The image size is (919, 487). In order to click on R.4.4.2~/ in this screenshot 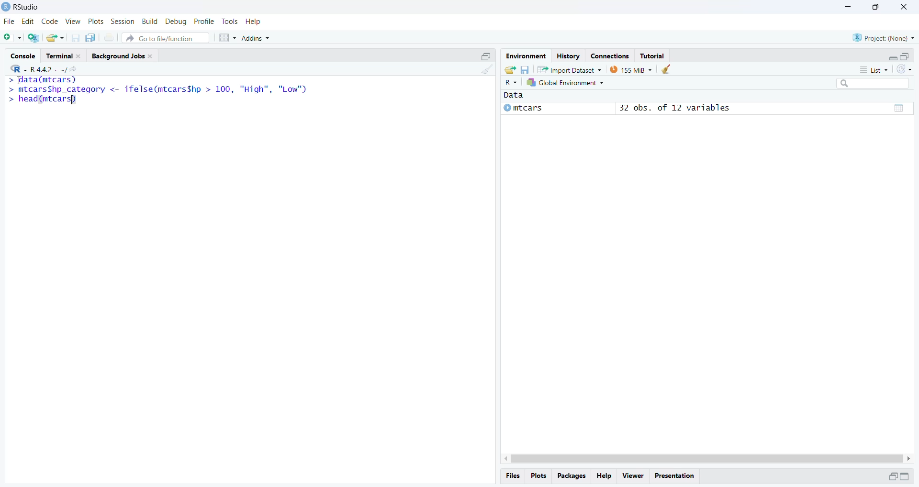, I will do `click(45, 68)`.